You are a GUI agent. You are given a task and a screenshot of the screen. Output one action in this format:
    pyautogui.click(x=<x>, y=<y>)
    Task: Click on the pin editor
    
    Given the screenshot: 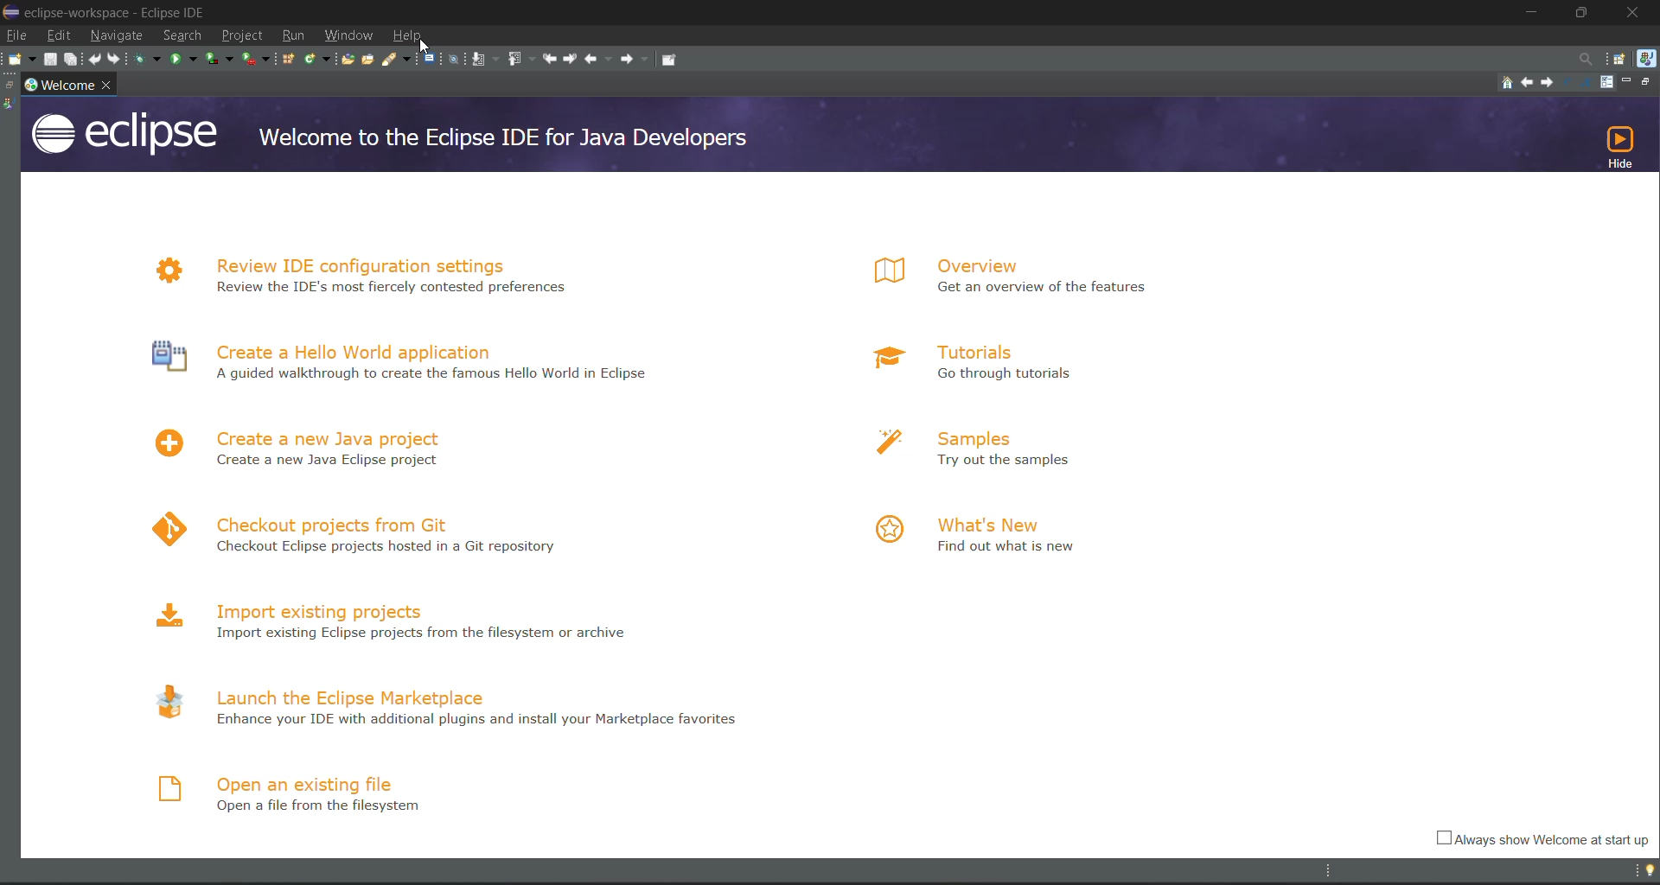 What is the action you would take?
    pyautogui.click(x=668, y=60)
    